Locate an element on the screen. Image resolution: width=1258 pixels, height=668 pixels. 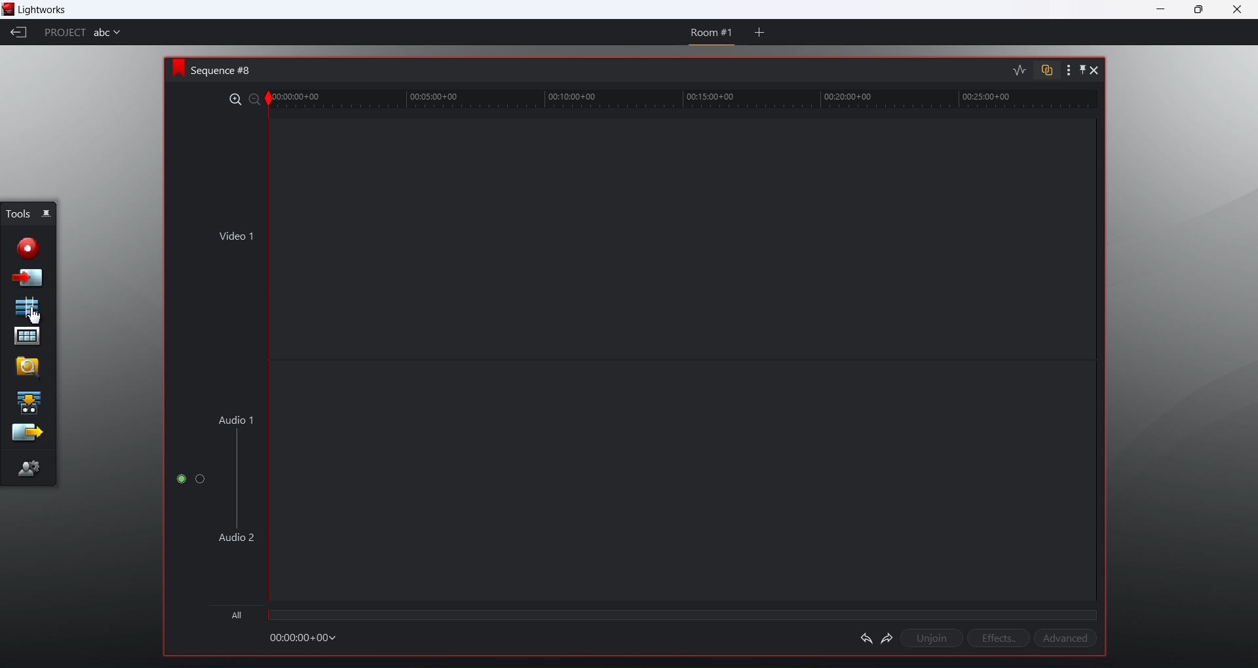
tools is located at coordinates (16, 212).